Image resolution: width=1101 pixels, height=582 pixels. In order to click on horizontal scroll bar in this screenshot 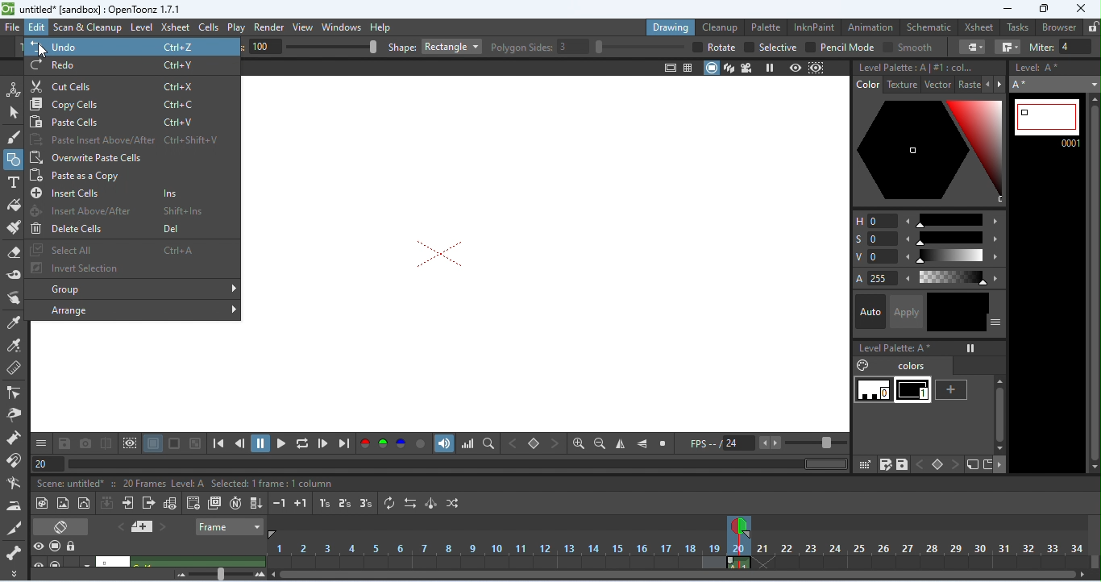, I will do `click(681, 575)`.